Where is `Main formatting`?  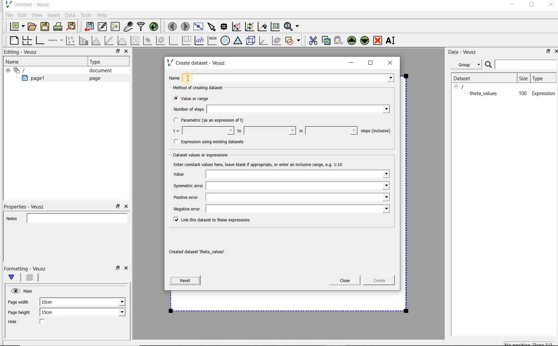 Main formatting is located at coordinates (14, 278).